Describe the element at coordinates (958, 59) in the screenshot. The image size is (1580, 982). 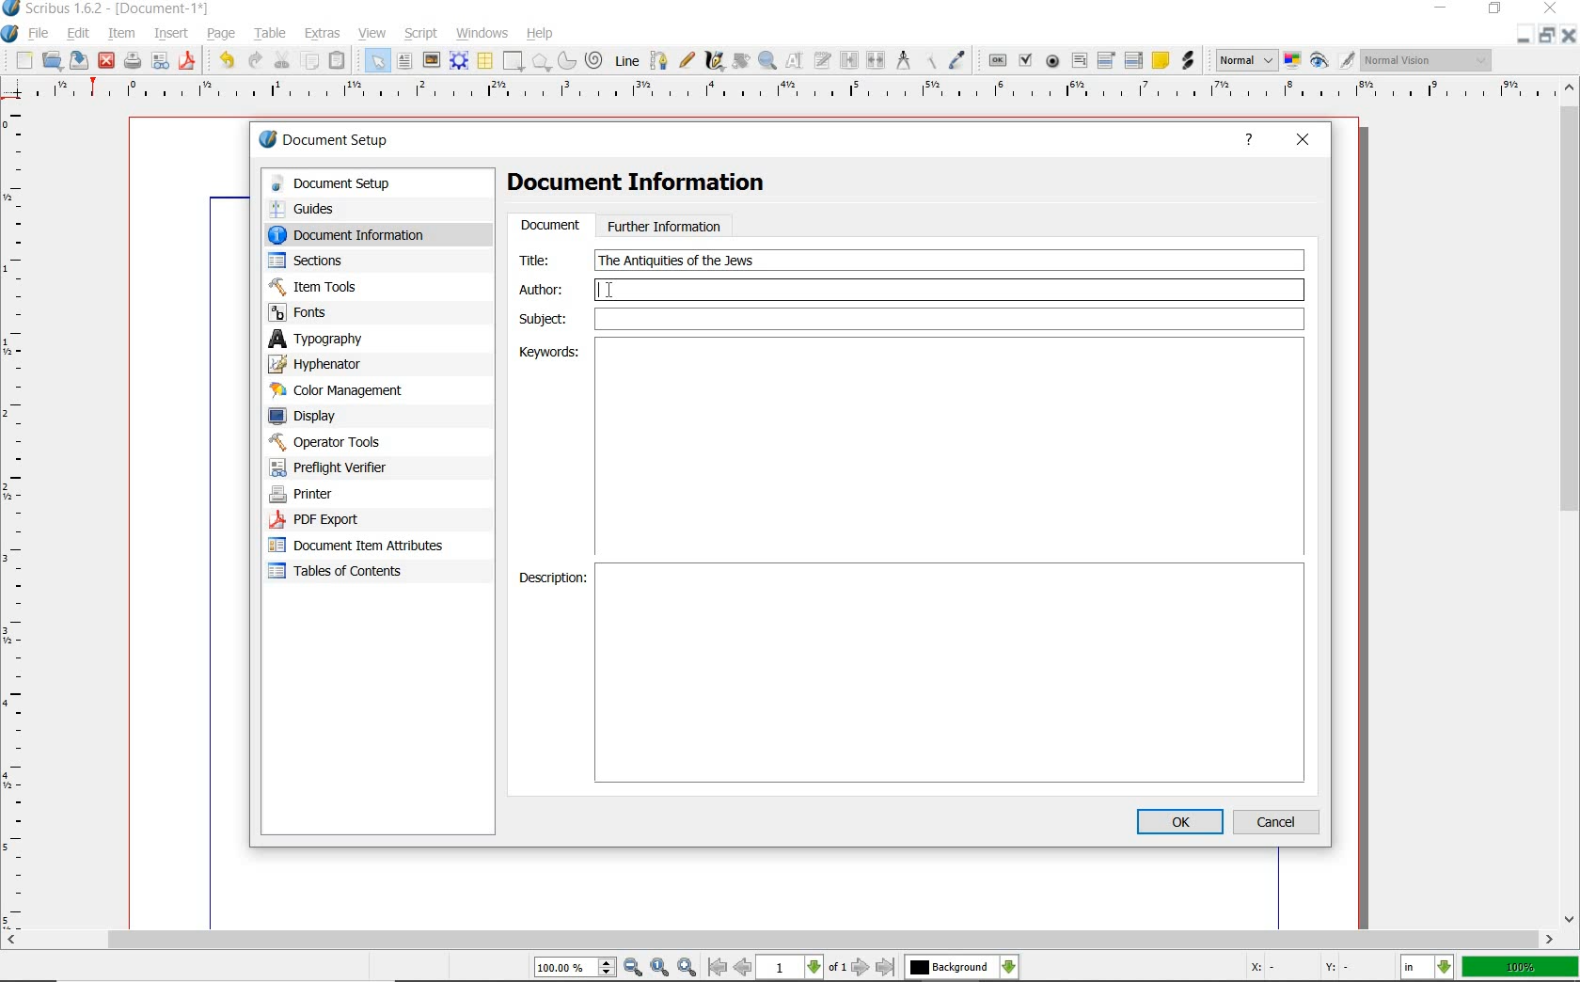
I see `eye dropper` at that location.